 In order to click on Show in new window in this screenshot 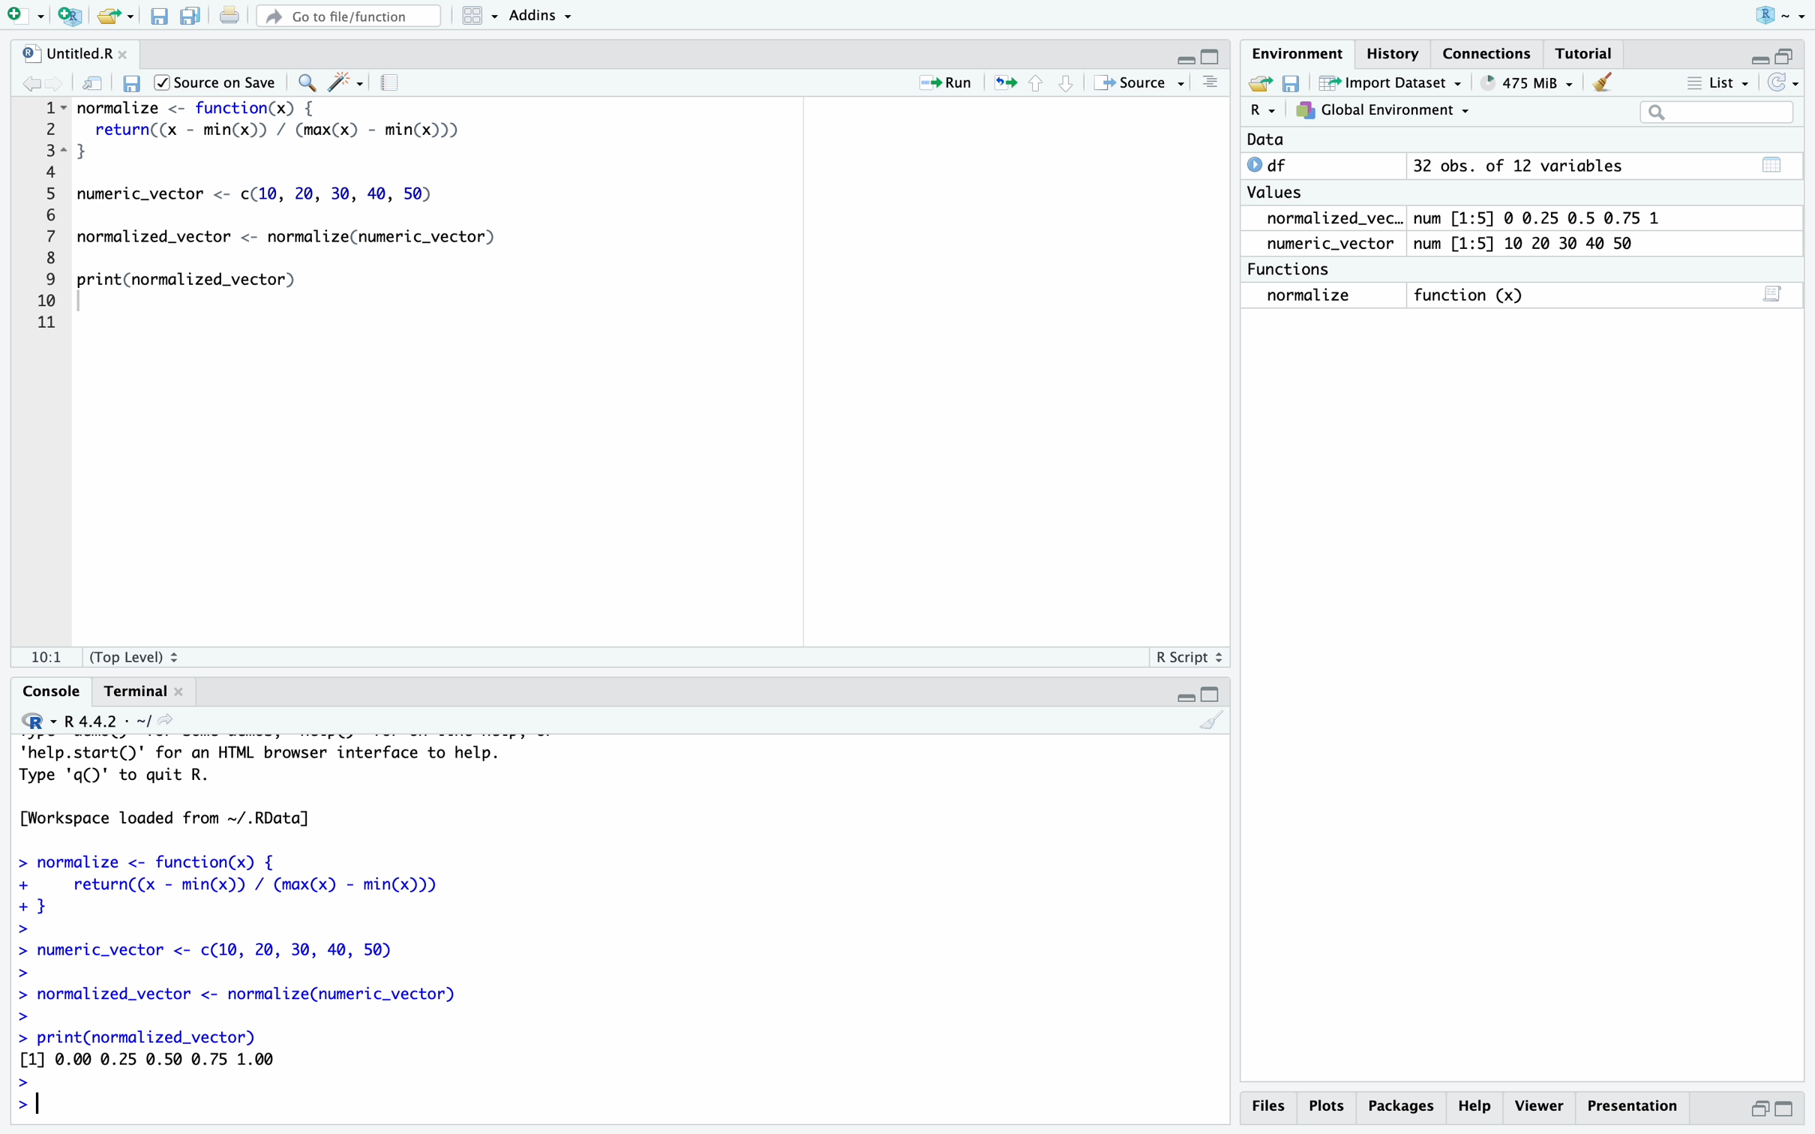, I will do `click(92, 82)`.